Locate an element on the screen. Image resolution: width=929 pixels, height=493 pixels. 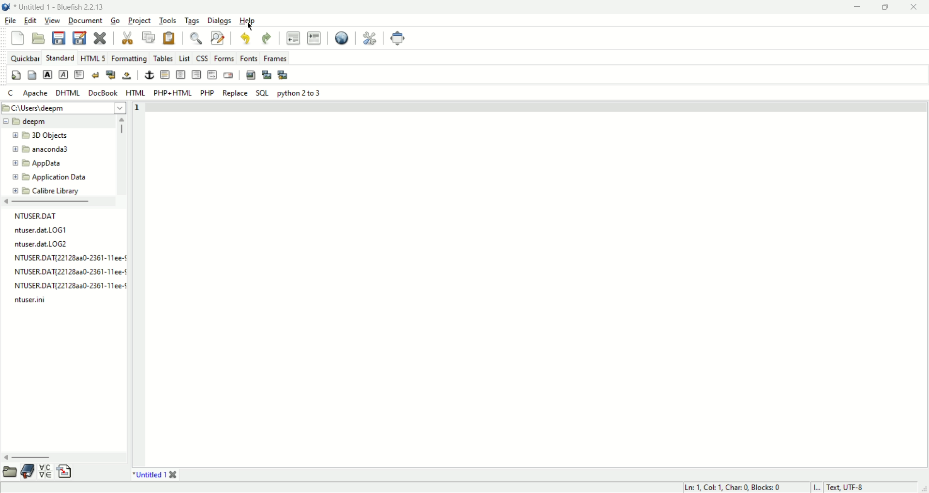
file name is located at coordinates (70, 272).